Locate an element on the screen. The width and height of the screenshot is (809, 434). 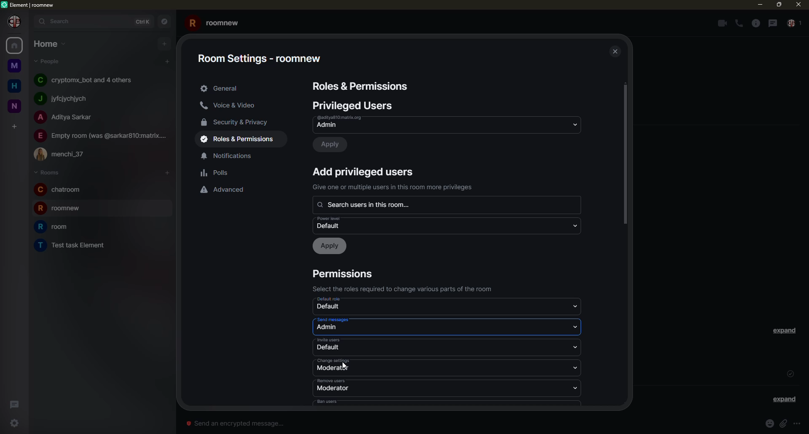
invite is located at coordinates (329, 340).